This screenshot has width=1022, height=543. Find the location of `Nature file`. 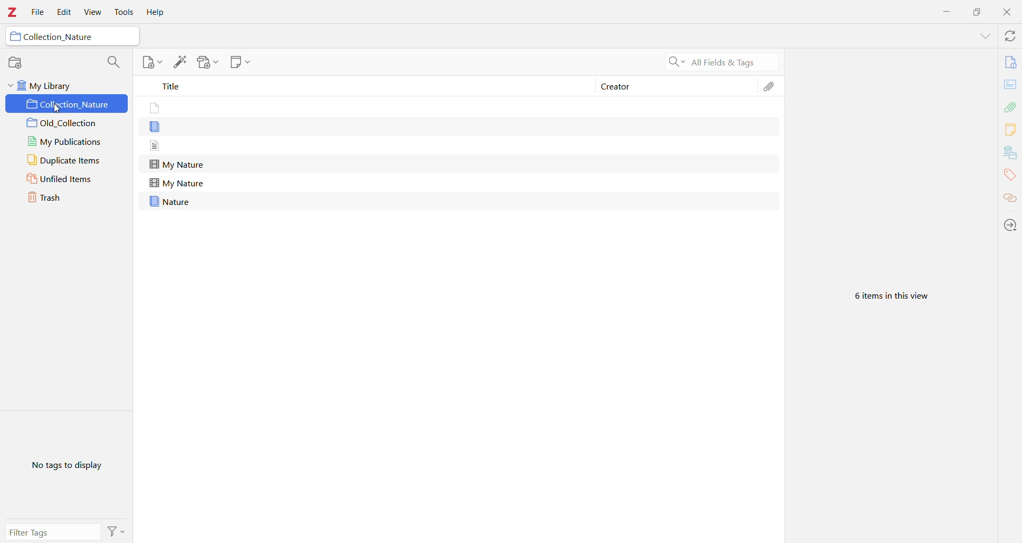

Nature file is located at coordinates (171, 201).